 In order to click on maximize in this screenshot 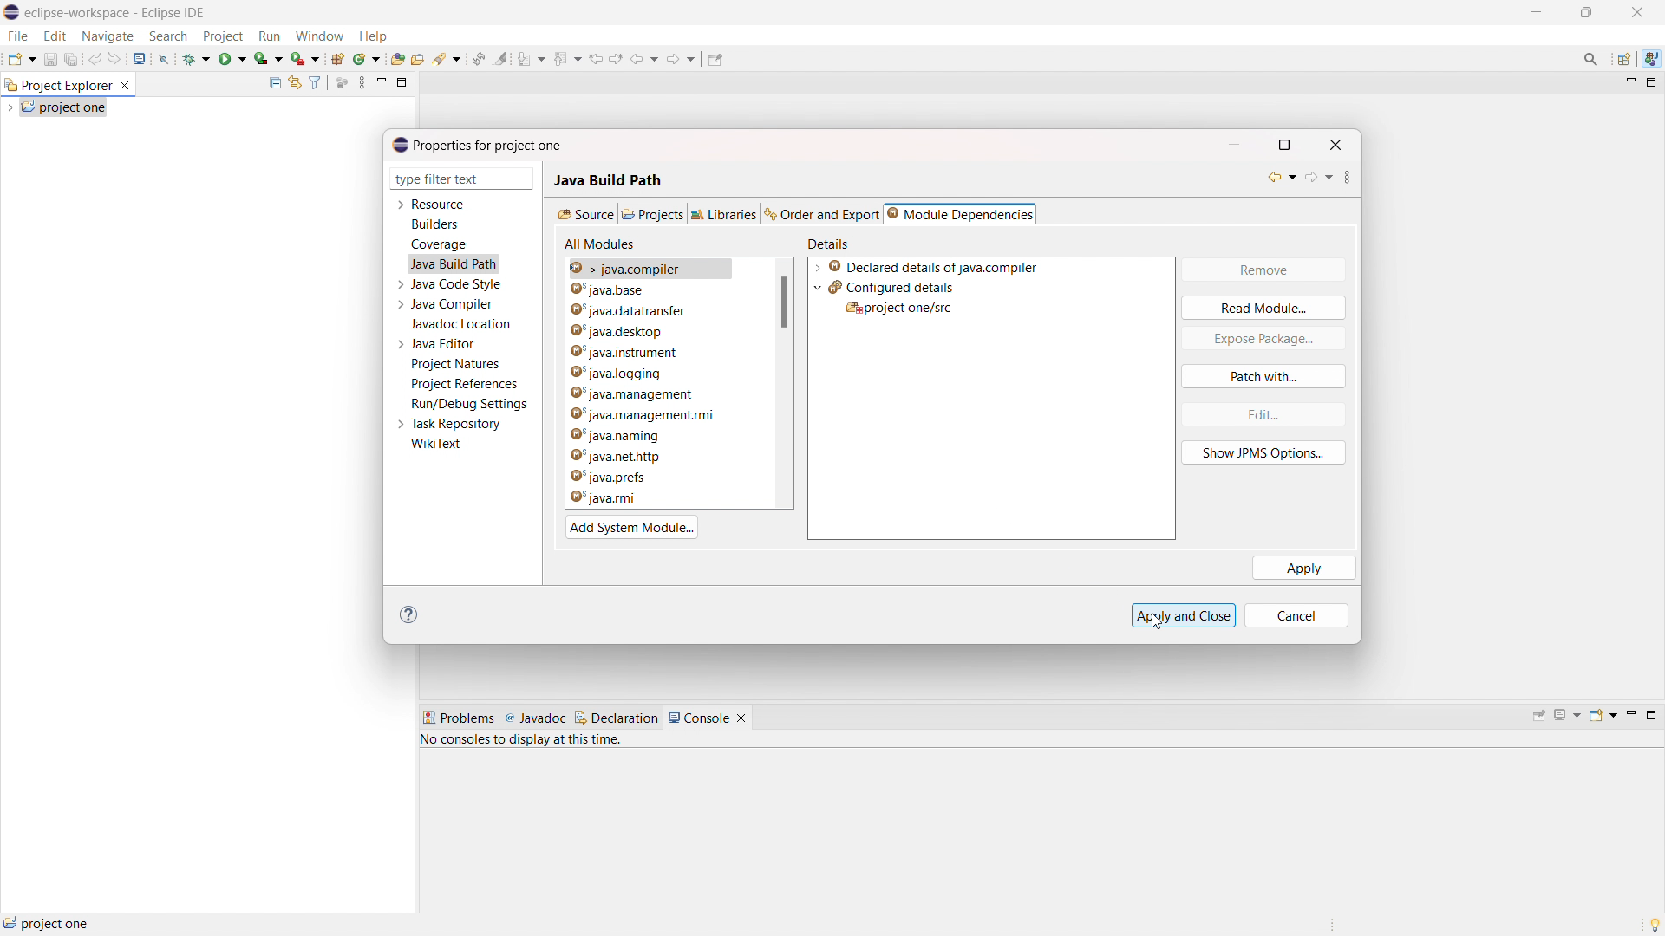, I will do `click(1652, 83)`.